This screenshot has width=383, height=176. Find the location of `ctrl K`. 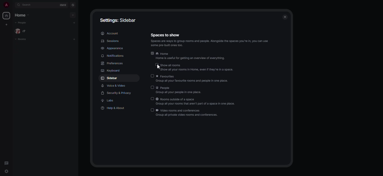

ctrl K is located at coordinates (62, 5).